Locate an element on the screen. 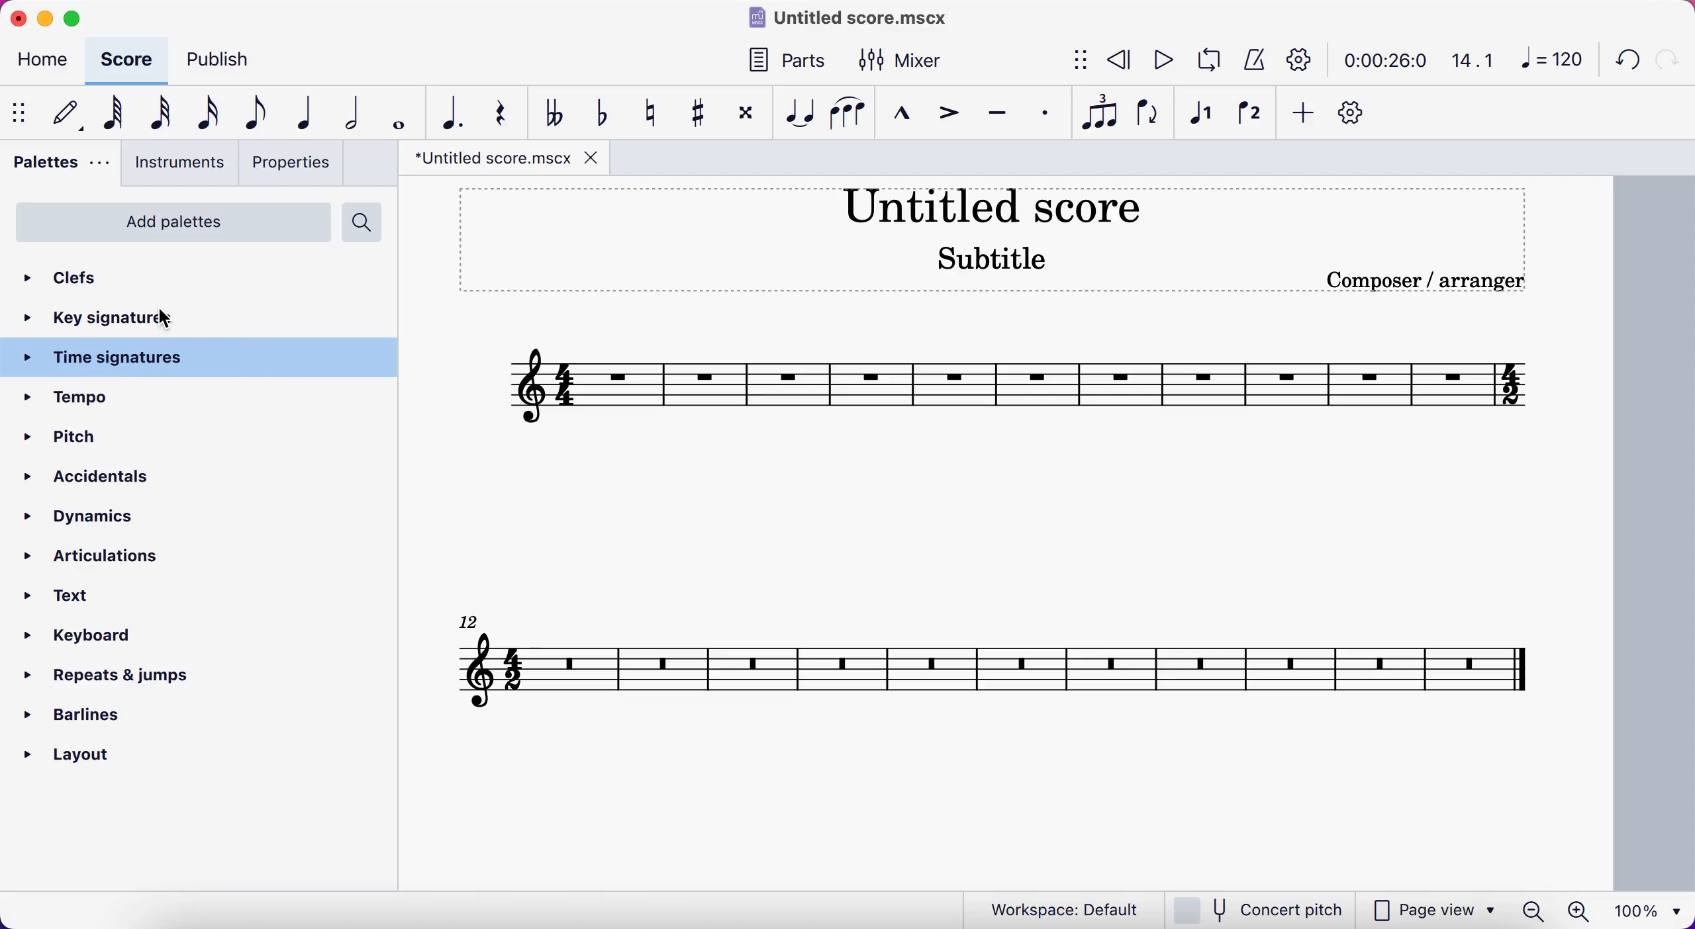 The image size is (1695, 929). keyboard is located at coordinates (85, 639).